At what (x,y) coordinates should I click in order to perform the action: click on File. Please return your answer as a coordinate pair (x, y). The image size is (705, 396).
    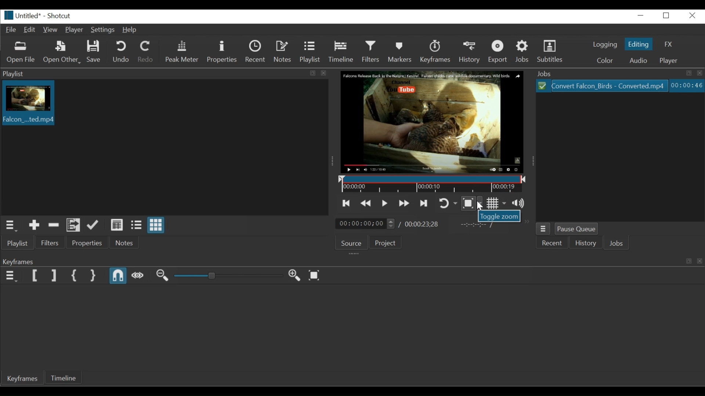
    Looking at the image, I should click on (10, 30).